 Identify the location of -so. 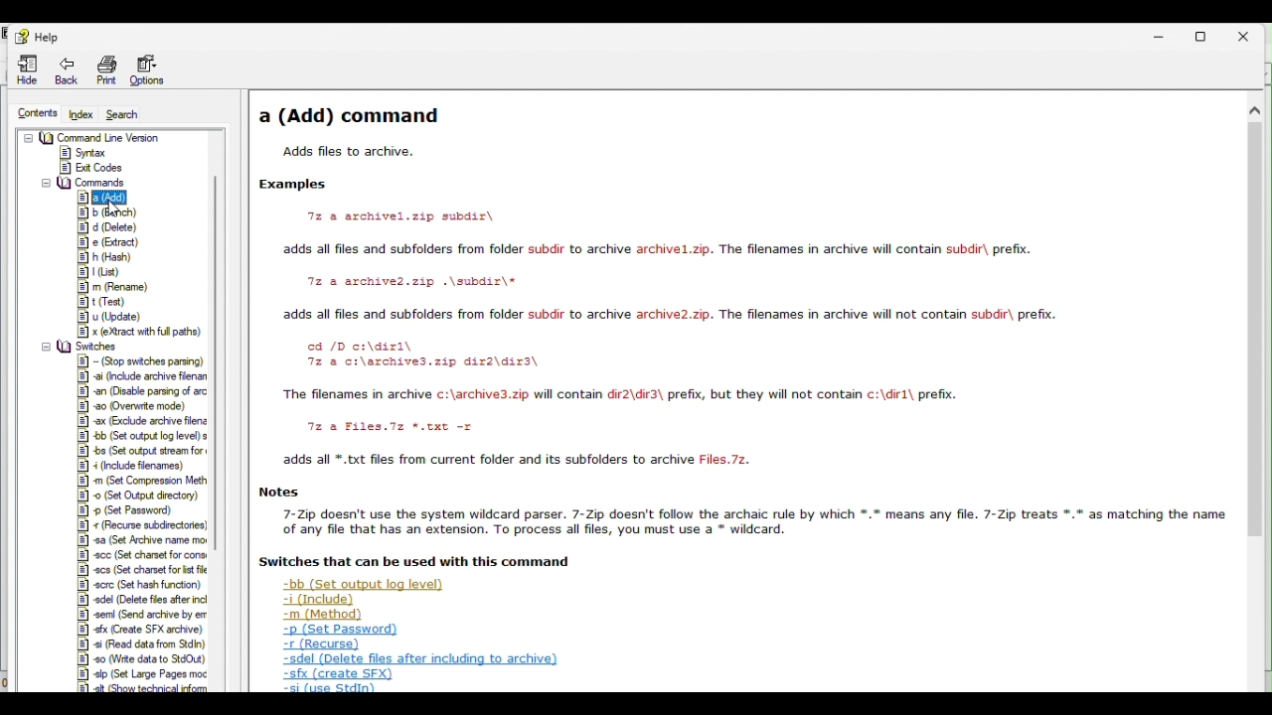
(147, 658).